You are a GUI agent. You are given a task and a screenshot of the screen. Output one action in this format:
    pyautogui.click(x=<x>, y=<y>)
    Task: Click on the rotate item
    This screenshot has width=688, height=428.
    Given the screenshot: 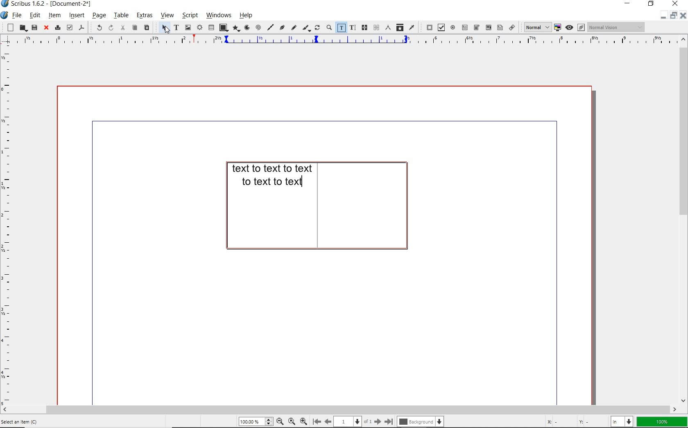 What is the action you would take?
    pyautogui.click(x=317, y=28)
    